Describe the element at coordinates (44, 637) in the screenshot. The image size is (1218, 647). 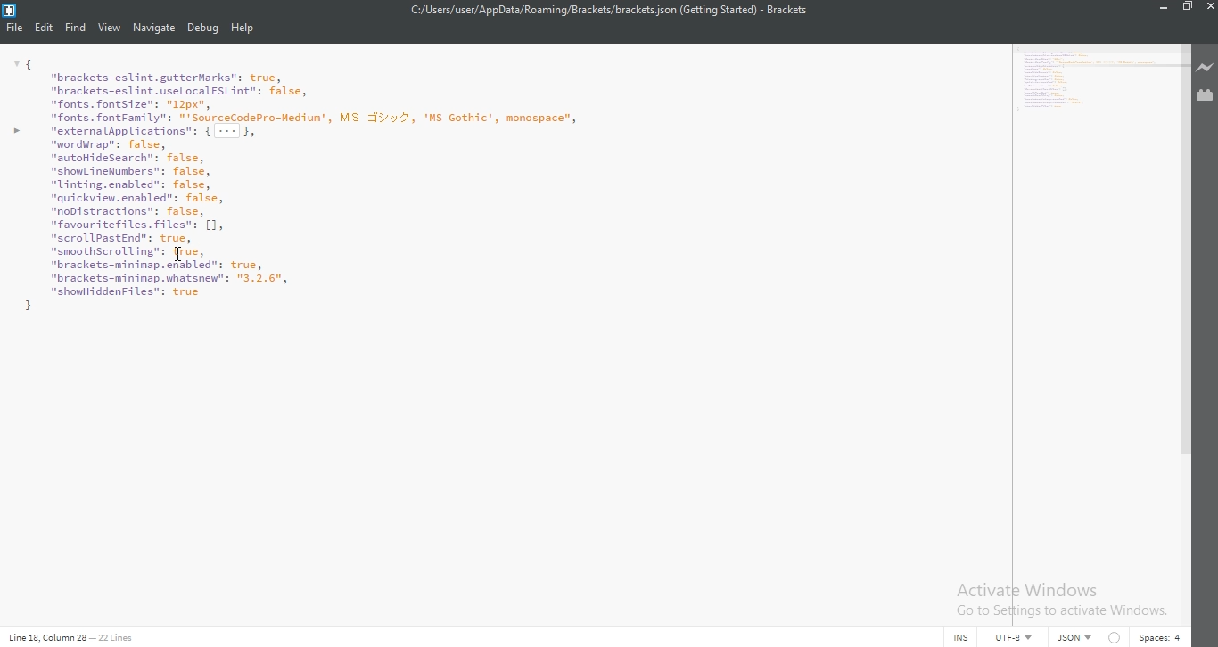
I see `Line 18, column 29` at that location.